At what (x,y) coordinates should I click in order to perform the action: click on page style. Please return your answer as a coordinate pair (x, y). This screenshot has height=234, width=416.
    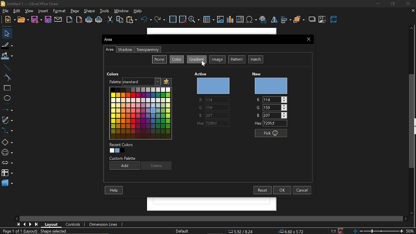
    Looking at the image, I should click on (182, 231).